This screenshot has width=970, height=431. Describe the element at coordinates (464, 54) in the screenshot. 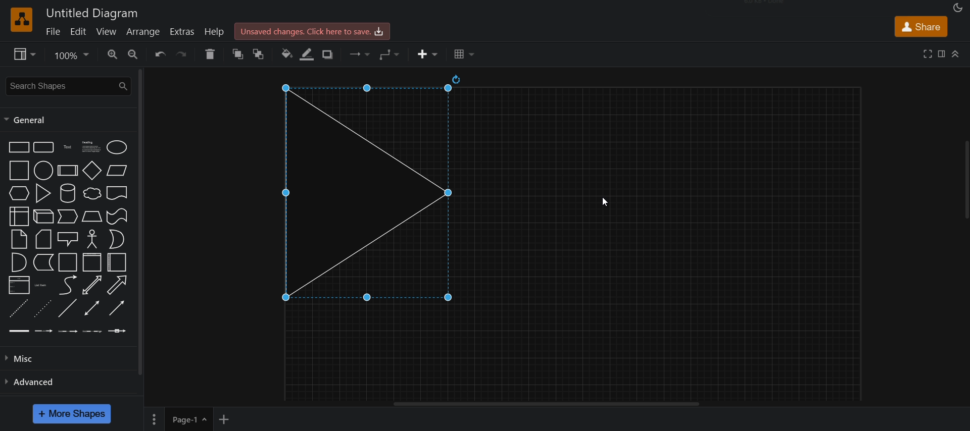

I see `table` at that location.